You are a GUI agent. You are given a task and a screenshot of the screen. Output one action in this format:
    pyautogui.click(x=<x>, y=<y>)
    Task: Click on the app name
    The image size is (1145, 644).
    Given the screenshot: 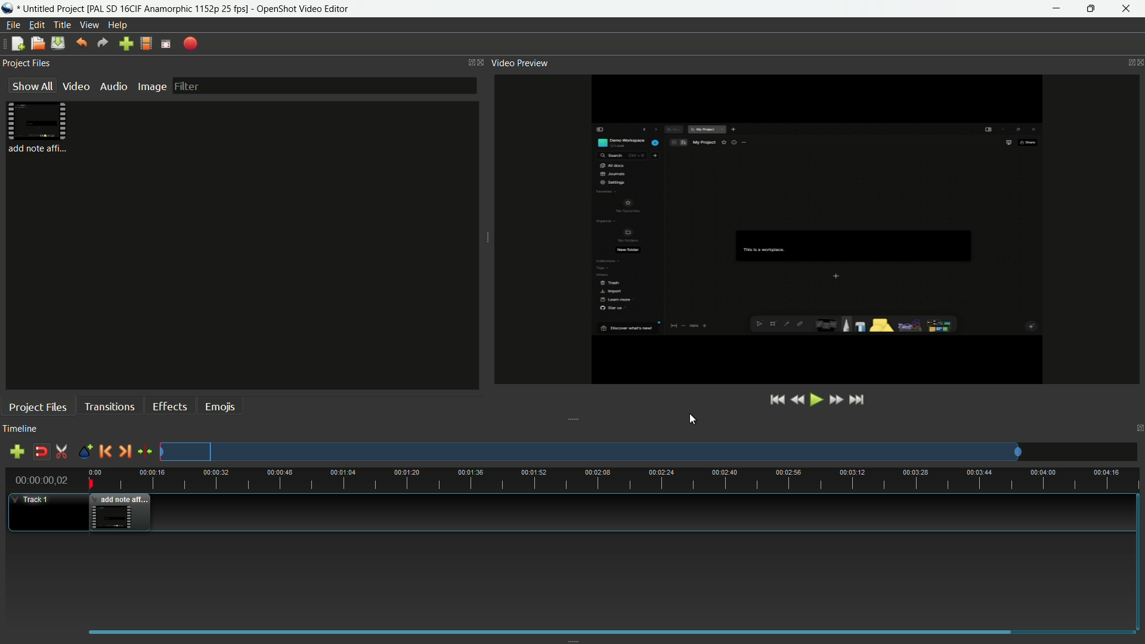 What is the action you would take?
    pyautogui.click(x=305, y=9)
    